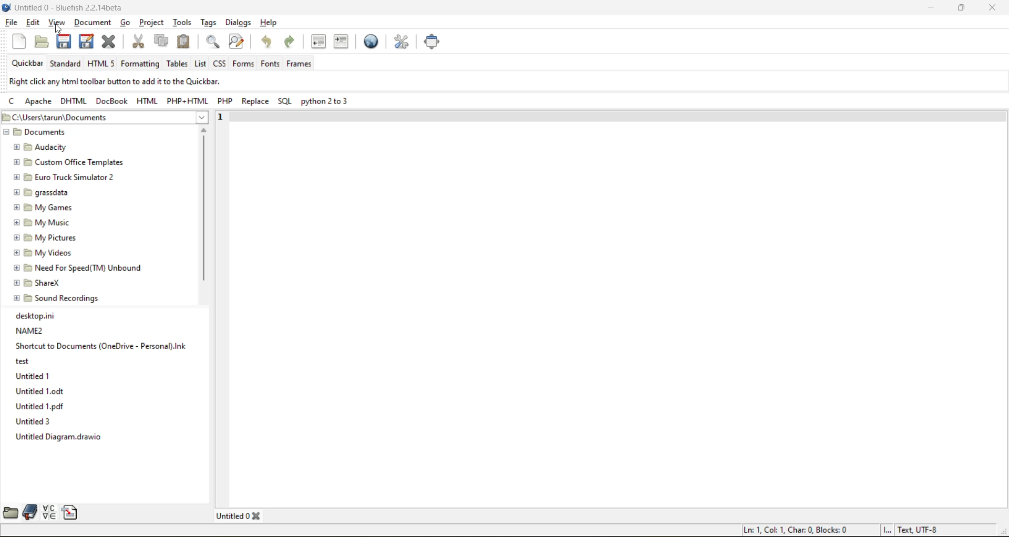 This screenshot has width=1009, height=537. Describe the element at coordinates (243, 64) in the screenshot. I see `forms` at that location.